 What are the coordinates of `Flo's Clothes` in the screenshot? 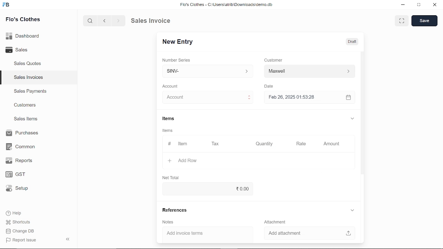 It's located at (23, 20).